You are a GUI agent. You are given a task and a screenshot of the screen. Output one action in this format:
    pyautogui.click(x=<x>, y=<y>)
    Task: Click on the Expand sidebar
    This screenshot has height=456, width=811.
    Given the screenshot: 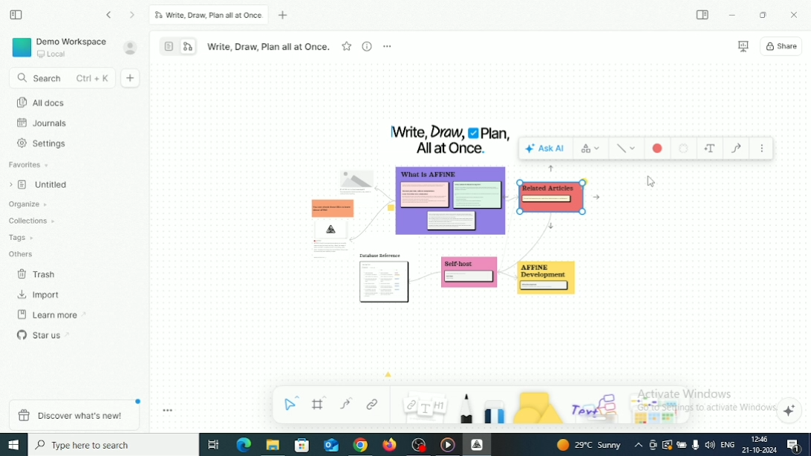 What is the action you would take?
    pyautogui.click(x=703, y=15)
    